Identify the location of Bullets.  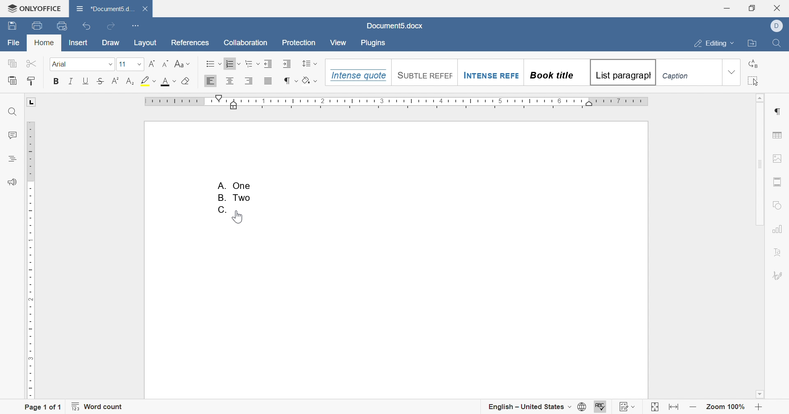
(212, 63).